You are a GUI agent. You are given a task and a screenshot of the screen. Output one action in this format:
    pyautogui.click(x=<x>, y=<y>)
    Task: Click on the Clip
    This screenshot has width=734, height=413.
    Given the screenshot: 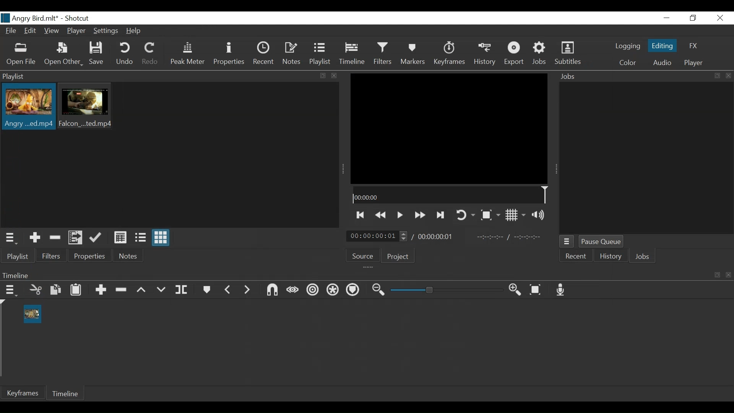 What is the action you would take?
    pyautogui.click(x=33, y=314)
    